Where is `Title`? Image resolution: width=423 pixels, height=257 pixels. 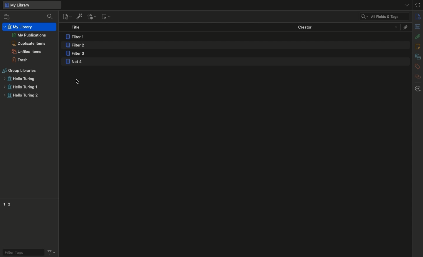
Title is located at coordinates (78, 28).